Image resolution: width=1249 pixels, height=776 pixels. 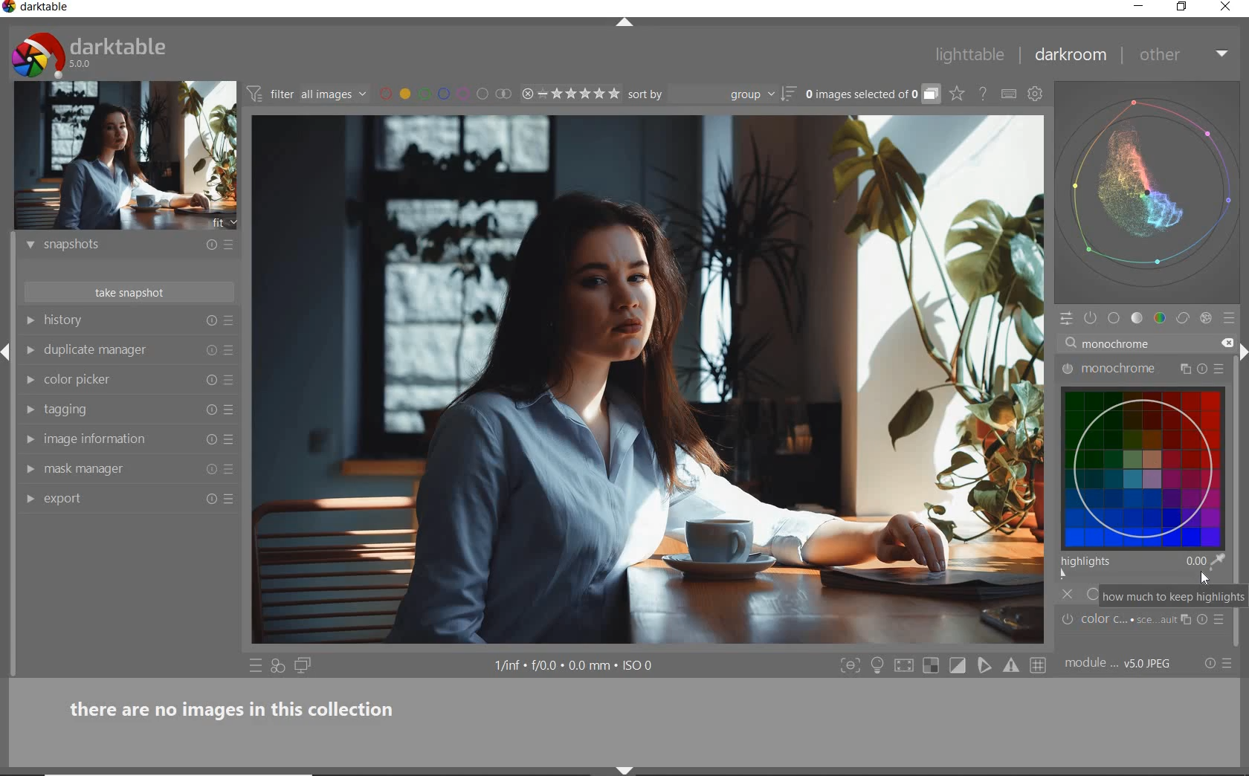 What do you see at coordinates (126, 292) in the screenshot?
I see `take snapshot` at bounding box center [126, 292].